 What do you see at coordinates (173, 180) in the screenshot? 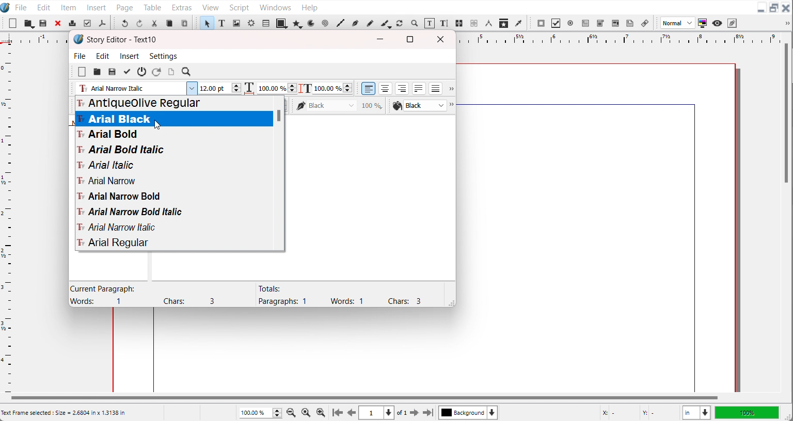
I see `Font` at bounding box center [173, 180].